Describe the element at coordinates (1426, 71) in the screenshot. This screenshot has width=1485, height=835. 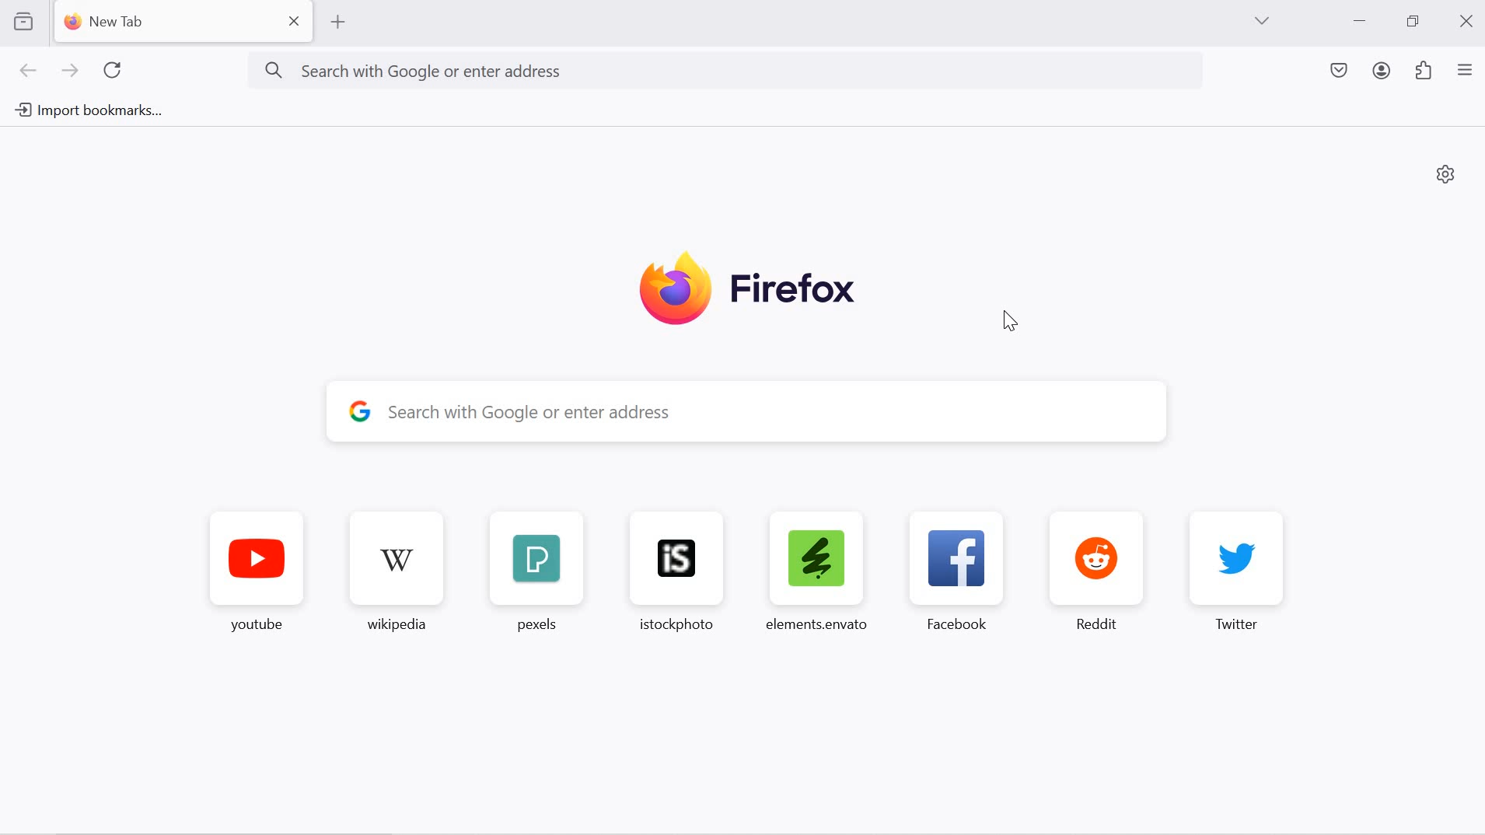
I see `extensions` at that location.